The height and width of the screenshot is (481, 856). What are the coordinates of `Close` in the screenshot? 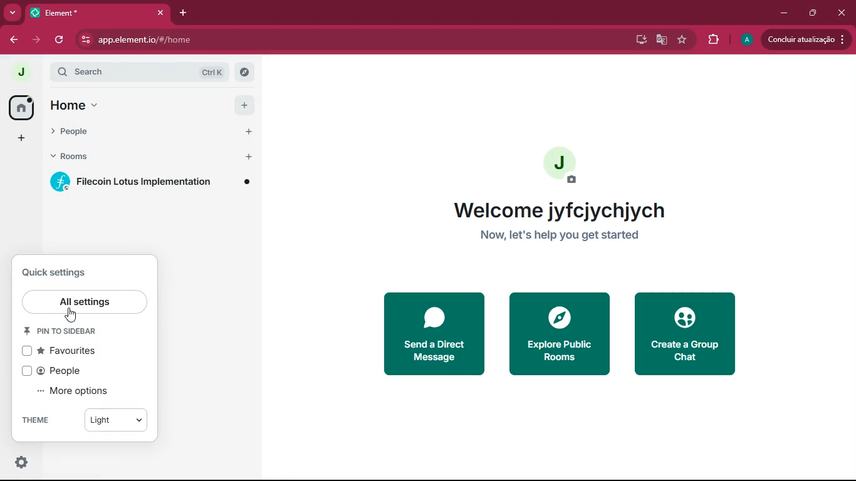 It's located at (159, 13).